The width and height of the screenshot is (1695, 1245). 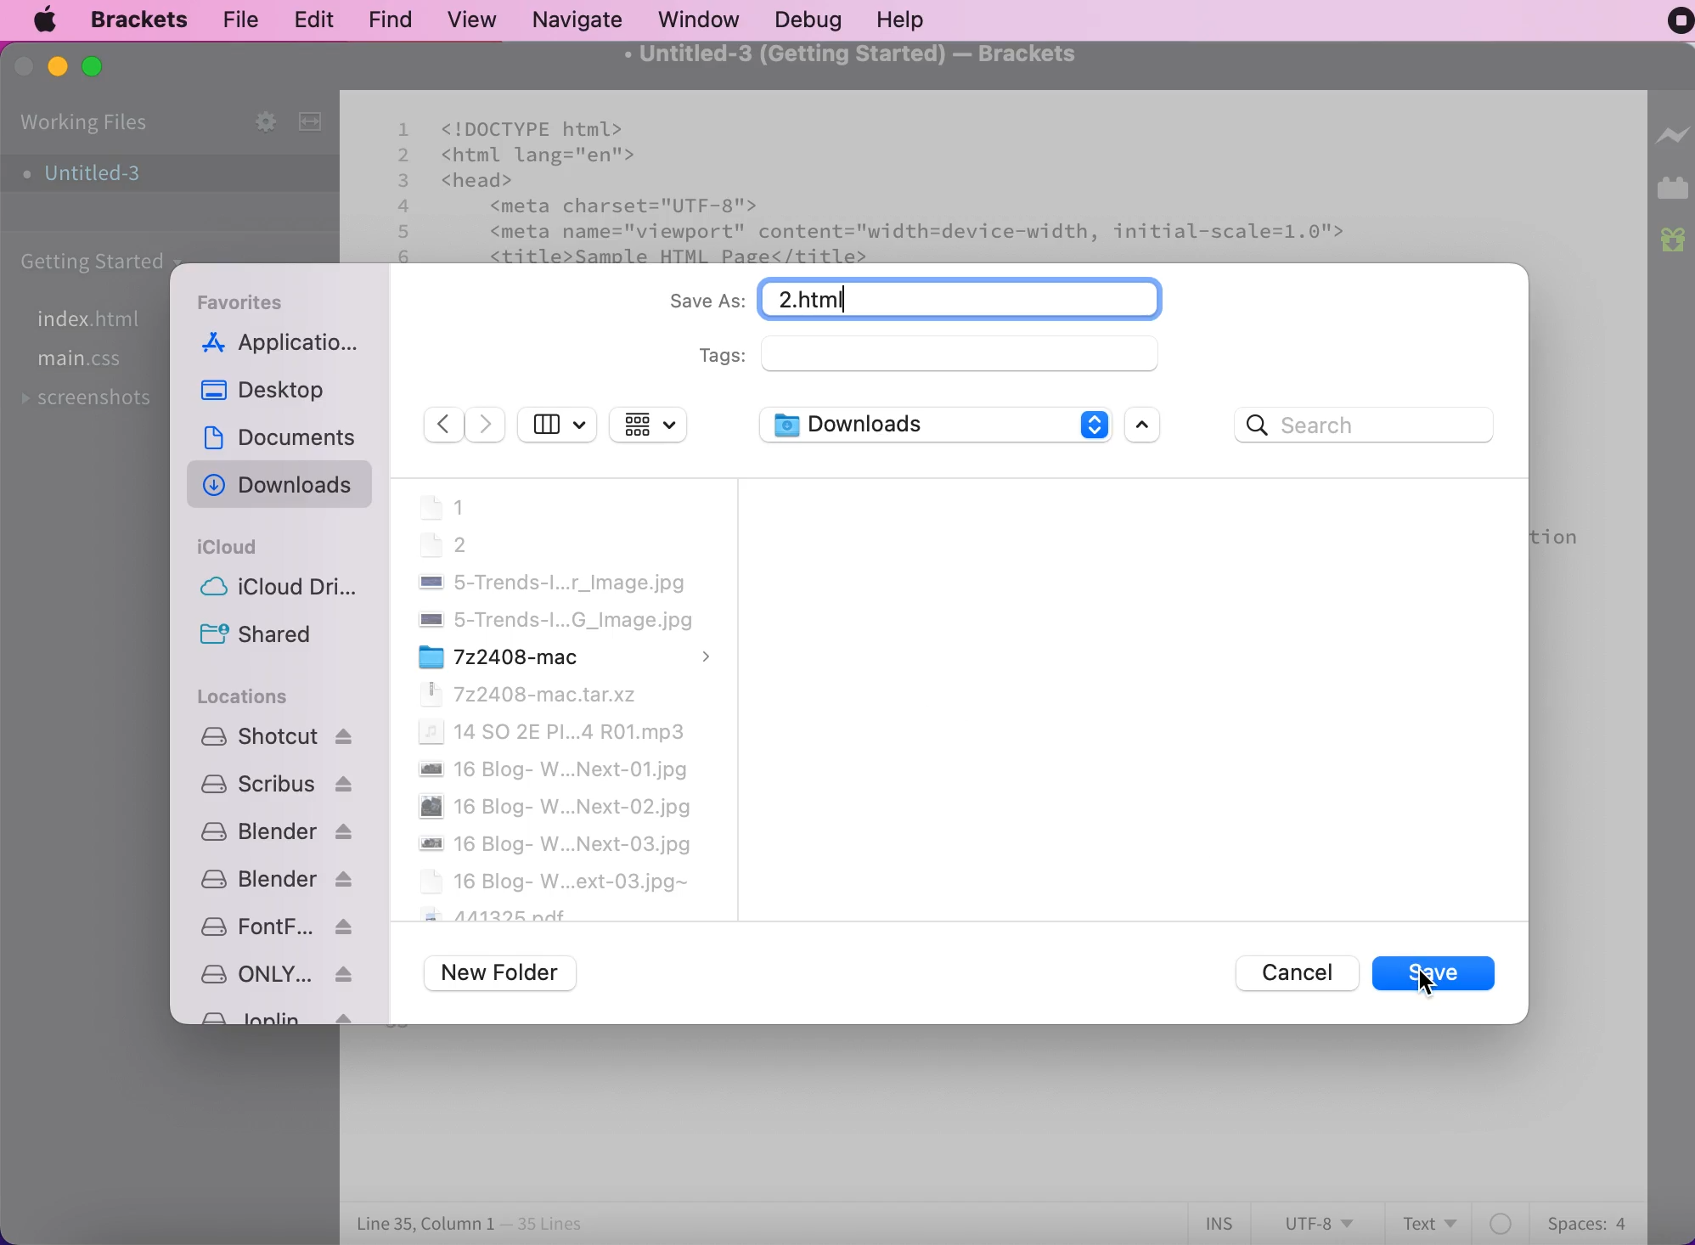 What do you see at coordinates (232, 546) in the screenshot?
I see `icloud` at bounding box center [232, 546].